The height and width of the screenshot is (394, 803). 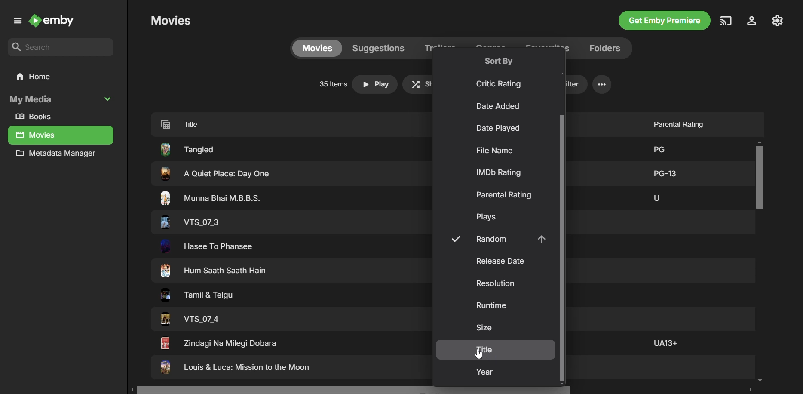 What do you see at coordinates (375, 84) in the screenshot?
I see `Play` at bounding box center [375, 84].